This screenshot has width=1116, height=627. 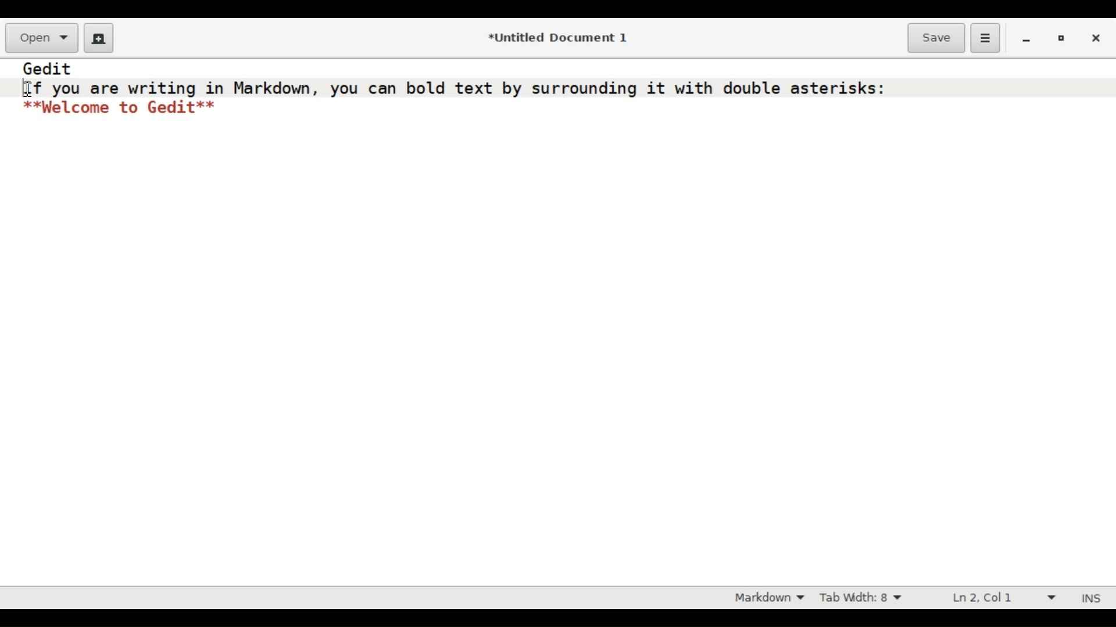 What do you see at coordinates (28, 89) in the screenshot?
I see `cursor` at bounding box center [28, 89].